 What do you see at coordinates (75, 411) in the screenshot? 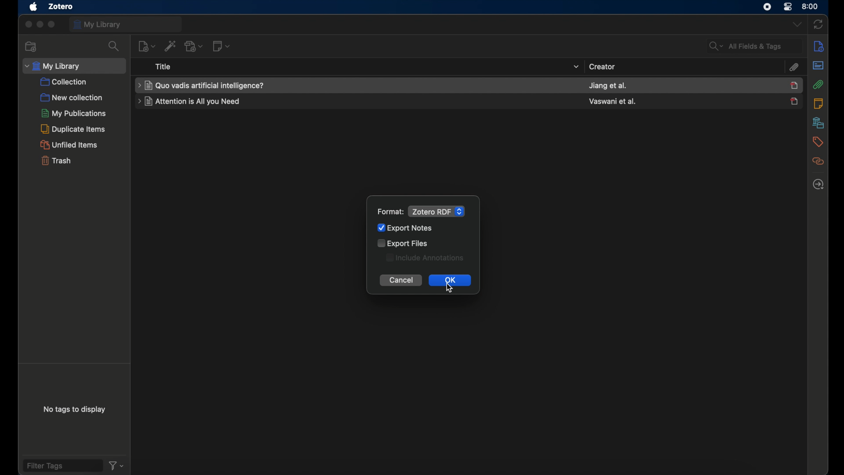
I see `no tags to display` at bounding box center [75, 411].